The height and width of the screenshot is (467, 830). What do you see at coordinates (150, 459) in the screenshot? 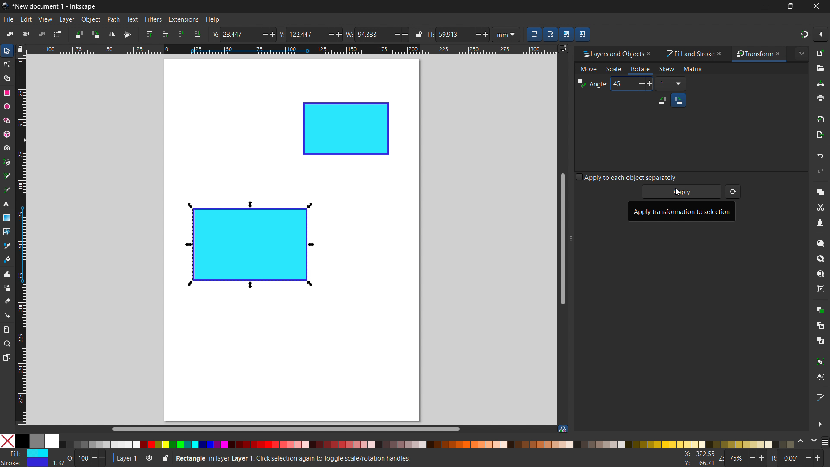
I see `toggle layer visibility` at bounding box center [150, 459].